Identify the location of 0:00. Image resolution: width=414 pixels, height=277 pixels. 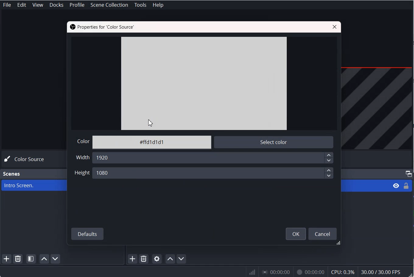
(275, 273).